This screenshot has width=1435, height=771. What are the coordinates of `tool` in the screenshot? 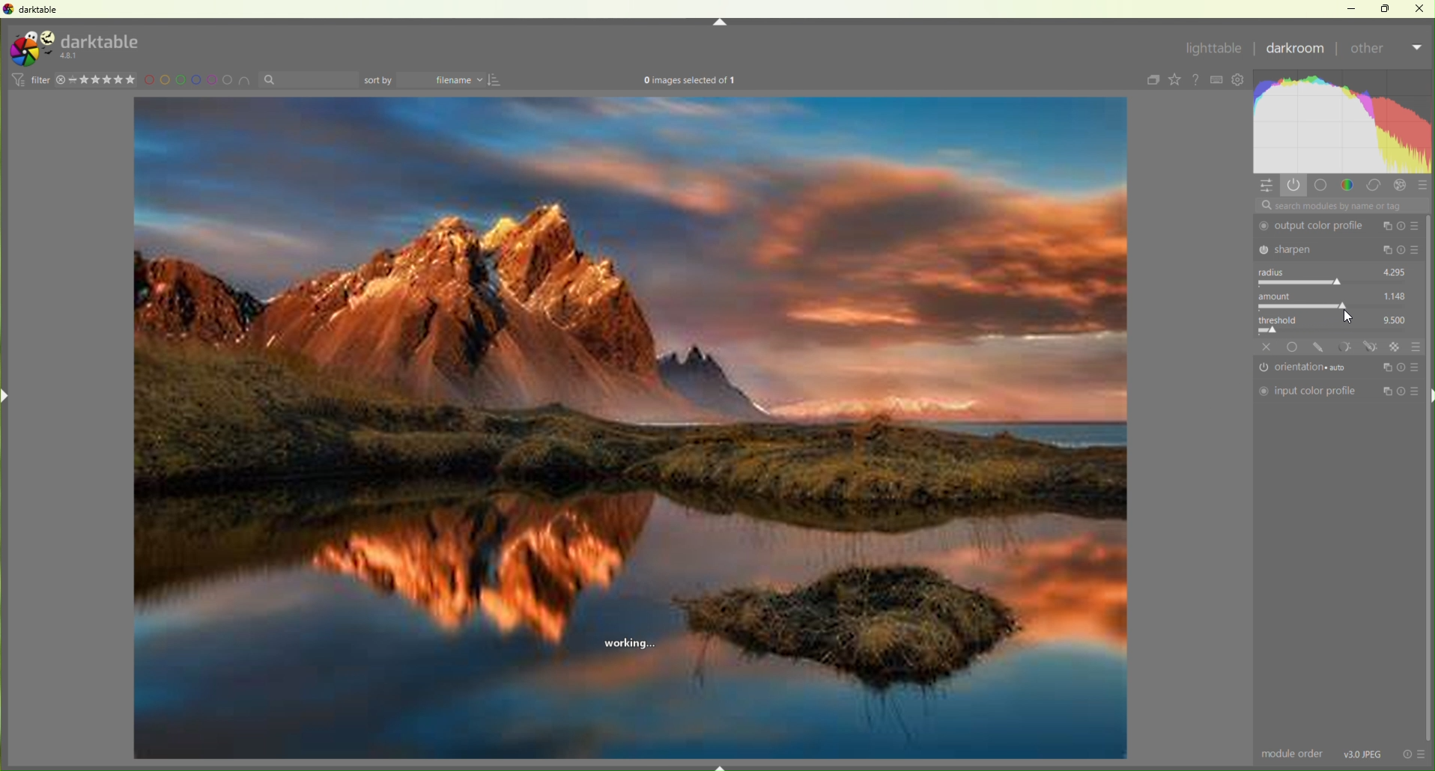 It's located at (1371, 347).